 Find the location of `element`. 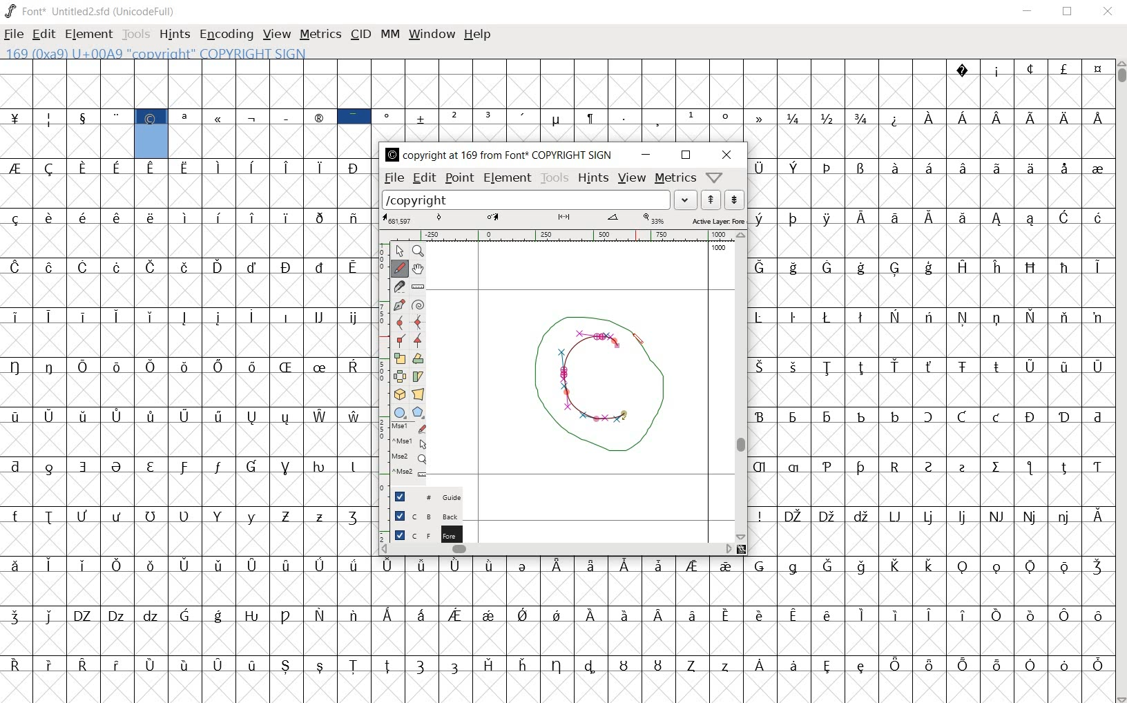

element is located at coordinates (508, 178).